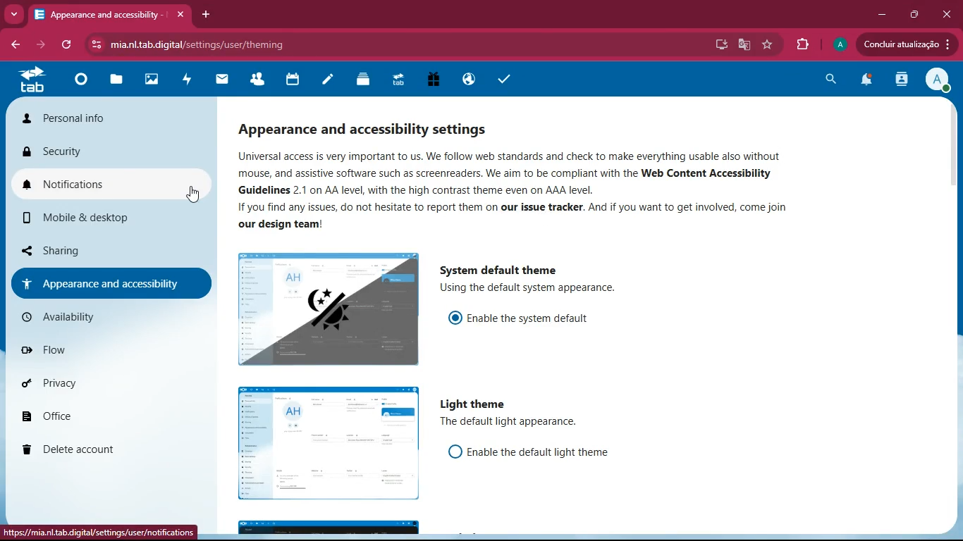 The image size is (963, 541). Describe the element at coordinates (574, 289) in the screenshot. I see `description` at that location.